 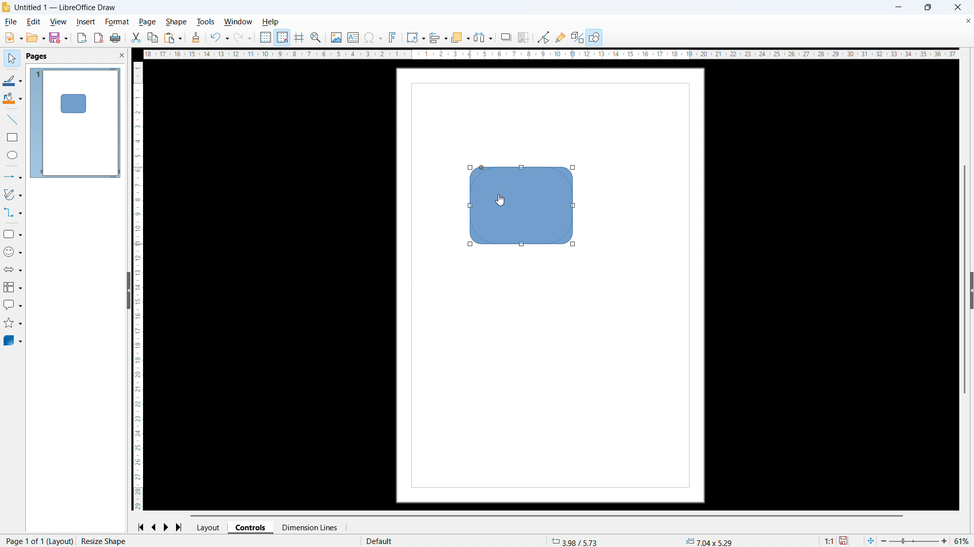 What do you see at coordinates (116, 38) in the screenshot?
I see `Print ` at bounding box center [116, 38].